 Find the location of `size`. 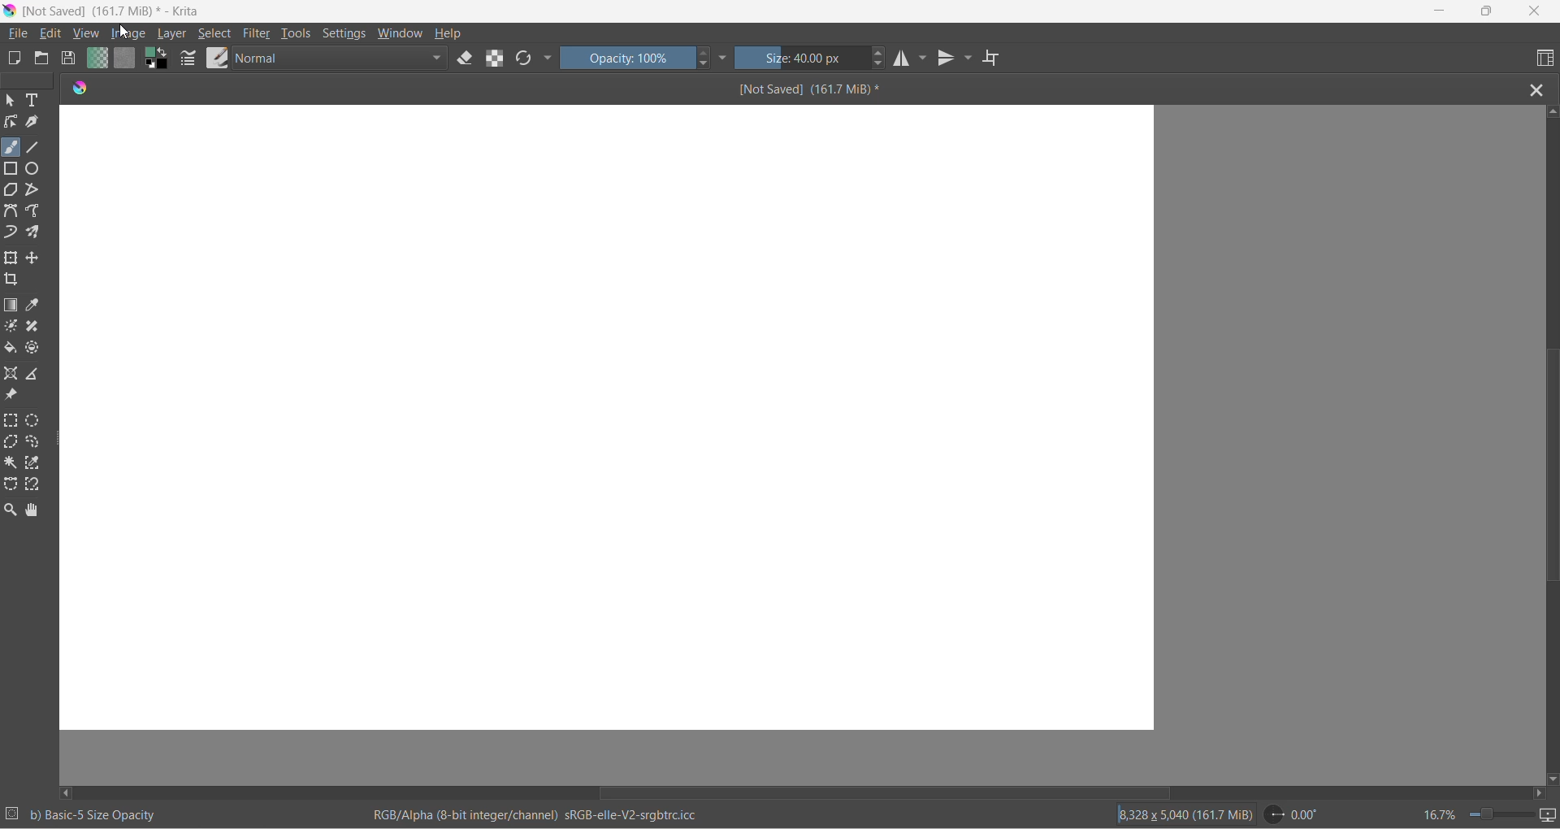

size is located at coordinates (803, 59).